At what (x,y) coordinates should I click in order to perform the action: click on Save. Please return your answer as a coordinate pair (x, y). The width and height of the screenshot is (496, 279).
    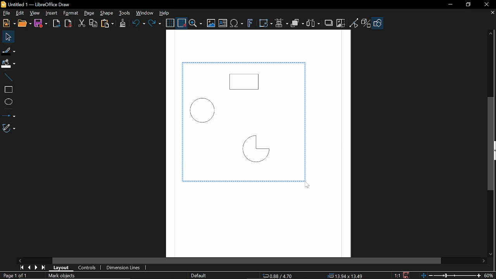
    Looking at the image, I should click on (405, 275).